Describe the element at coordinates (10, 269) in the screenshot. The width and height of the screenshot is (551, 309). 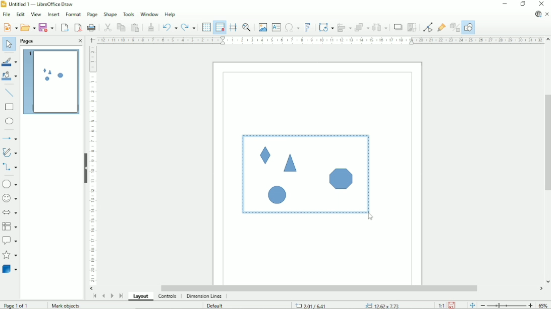
I see `3 D Objects` at that location.